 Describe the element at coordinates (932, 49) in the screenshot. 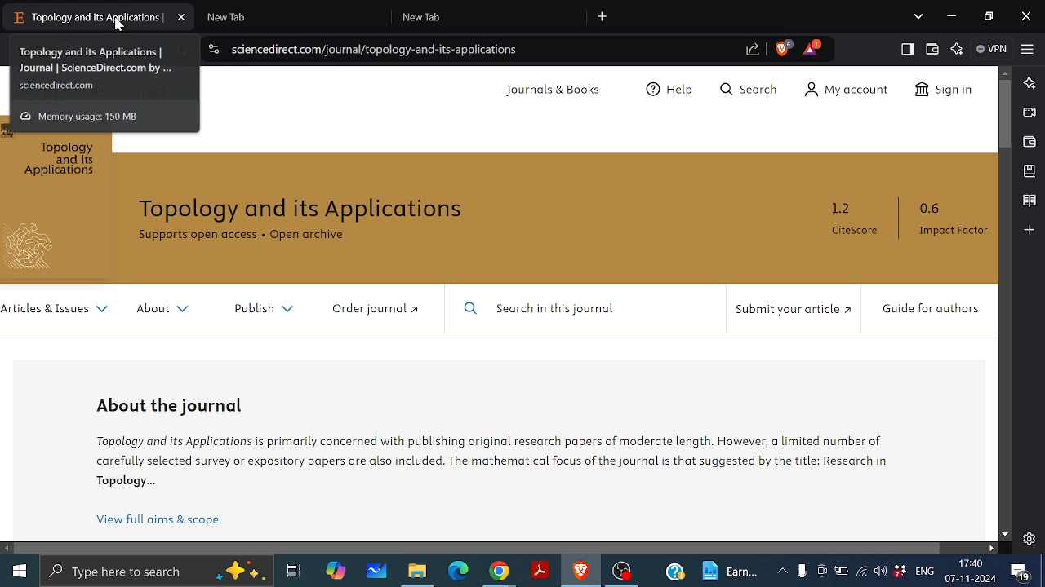

I see `Wallet` at that location.